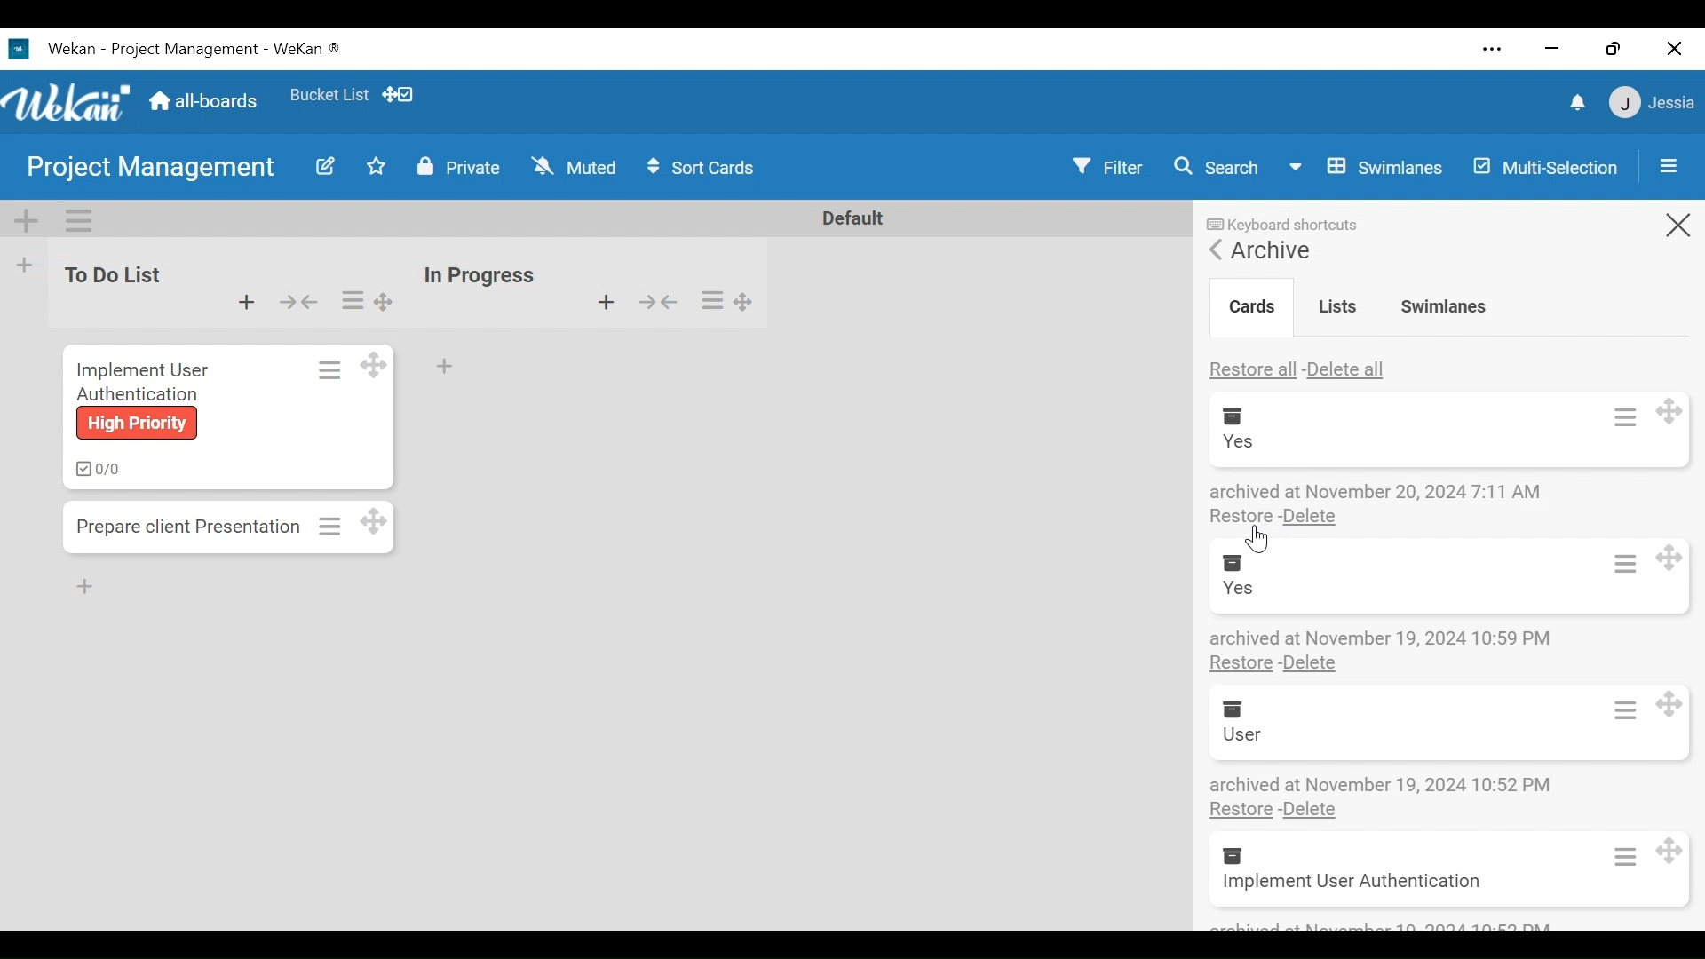 The height and width of the screenshot is (959, 1705). I want to click on checklist, so click(94, 469).